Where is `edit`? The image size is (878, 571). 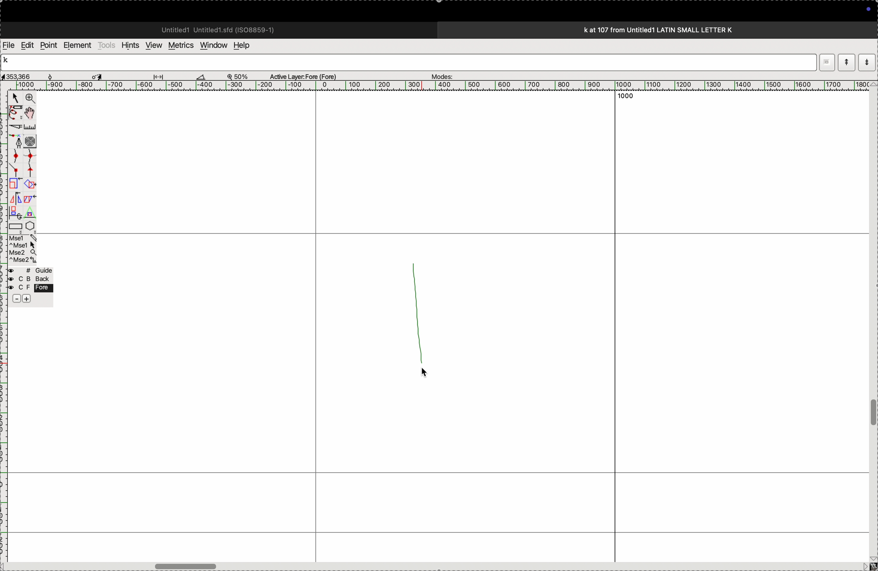 edit is located at coordinates (27, 45).